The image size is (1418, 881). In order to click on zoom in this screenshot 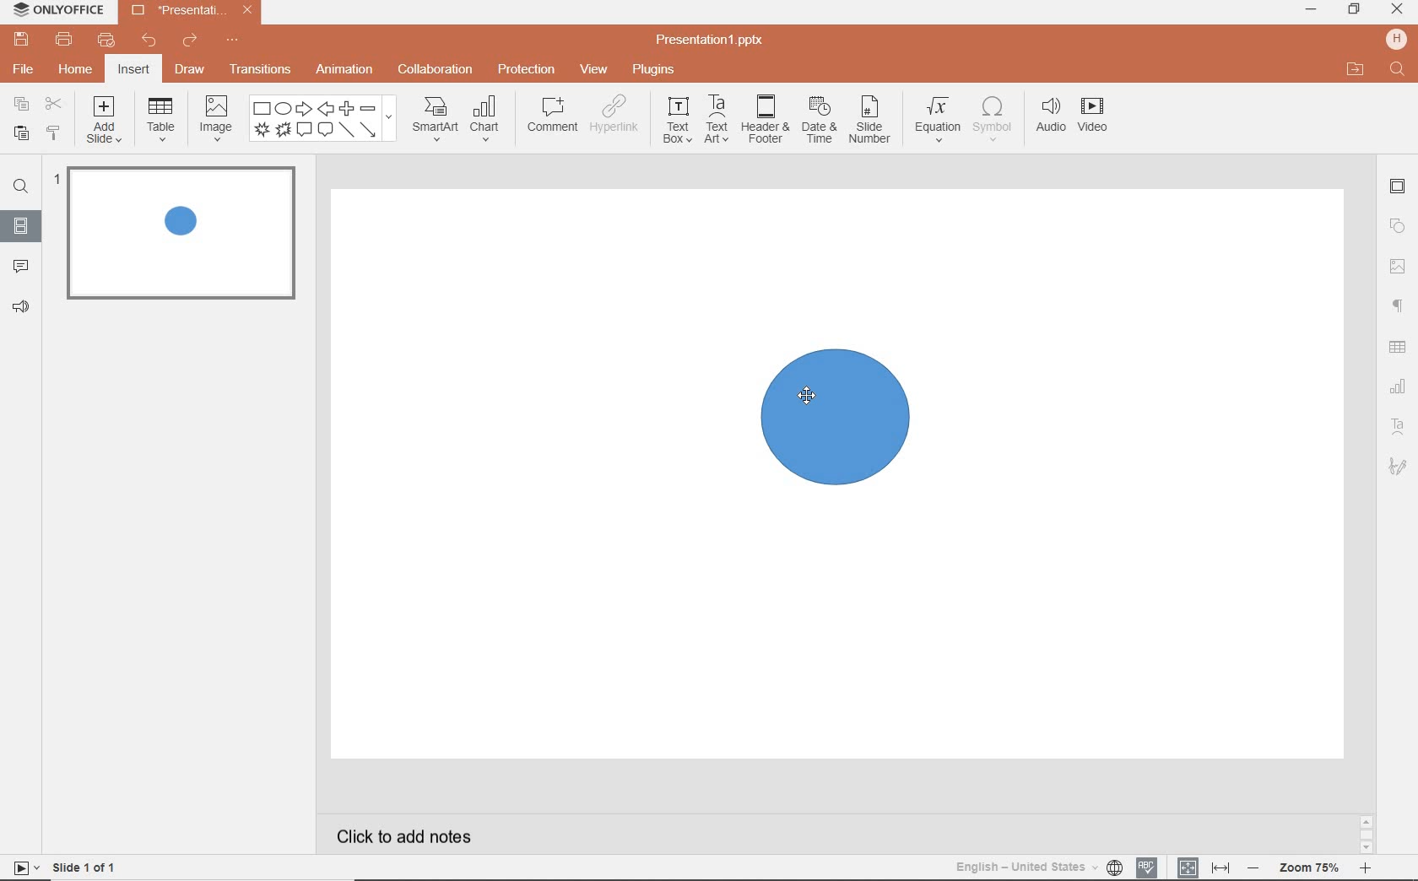, I will do `click(1309, 868)`.